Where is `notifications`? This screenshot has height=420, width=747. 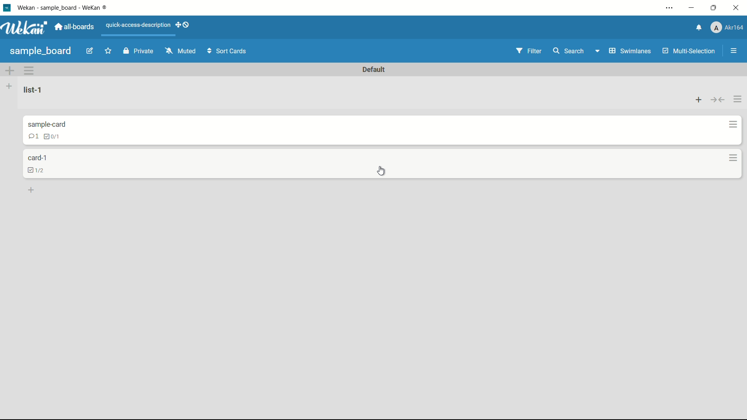
notifications is located at coordinates (696, 29).